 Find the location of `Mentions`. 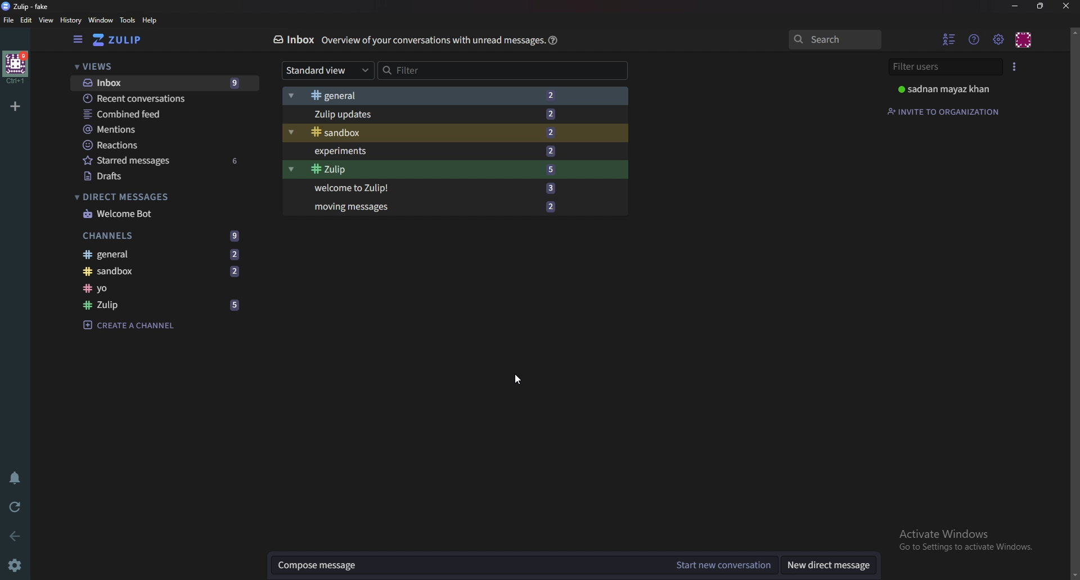

Mentions is located at coordinates (160, 131).